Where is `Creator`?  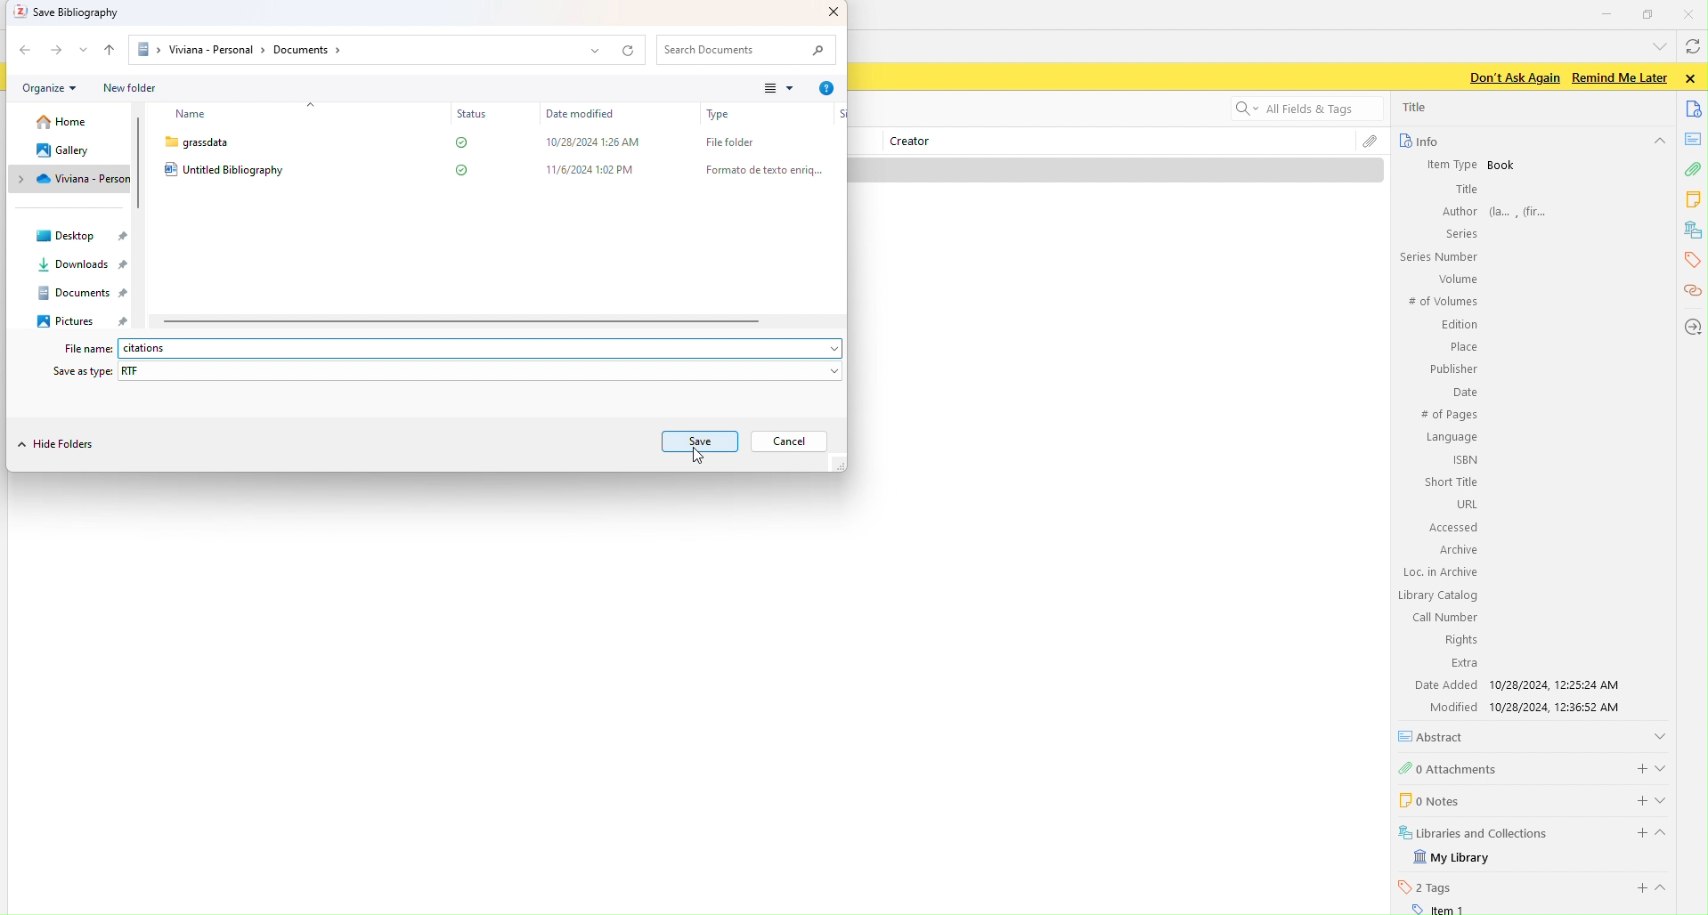 Creator is located at coordinates (917, 142).